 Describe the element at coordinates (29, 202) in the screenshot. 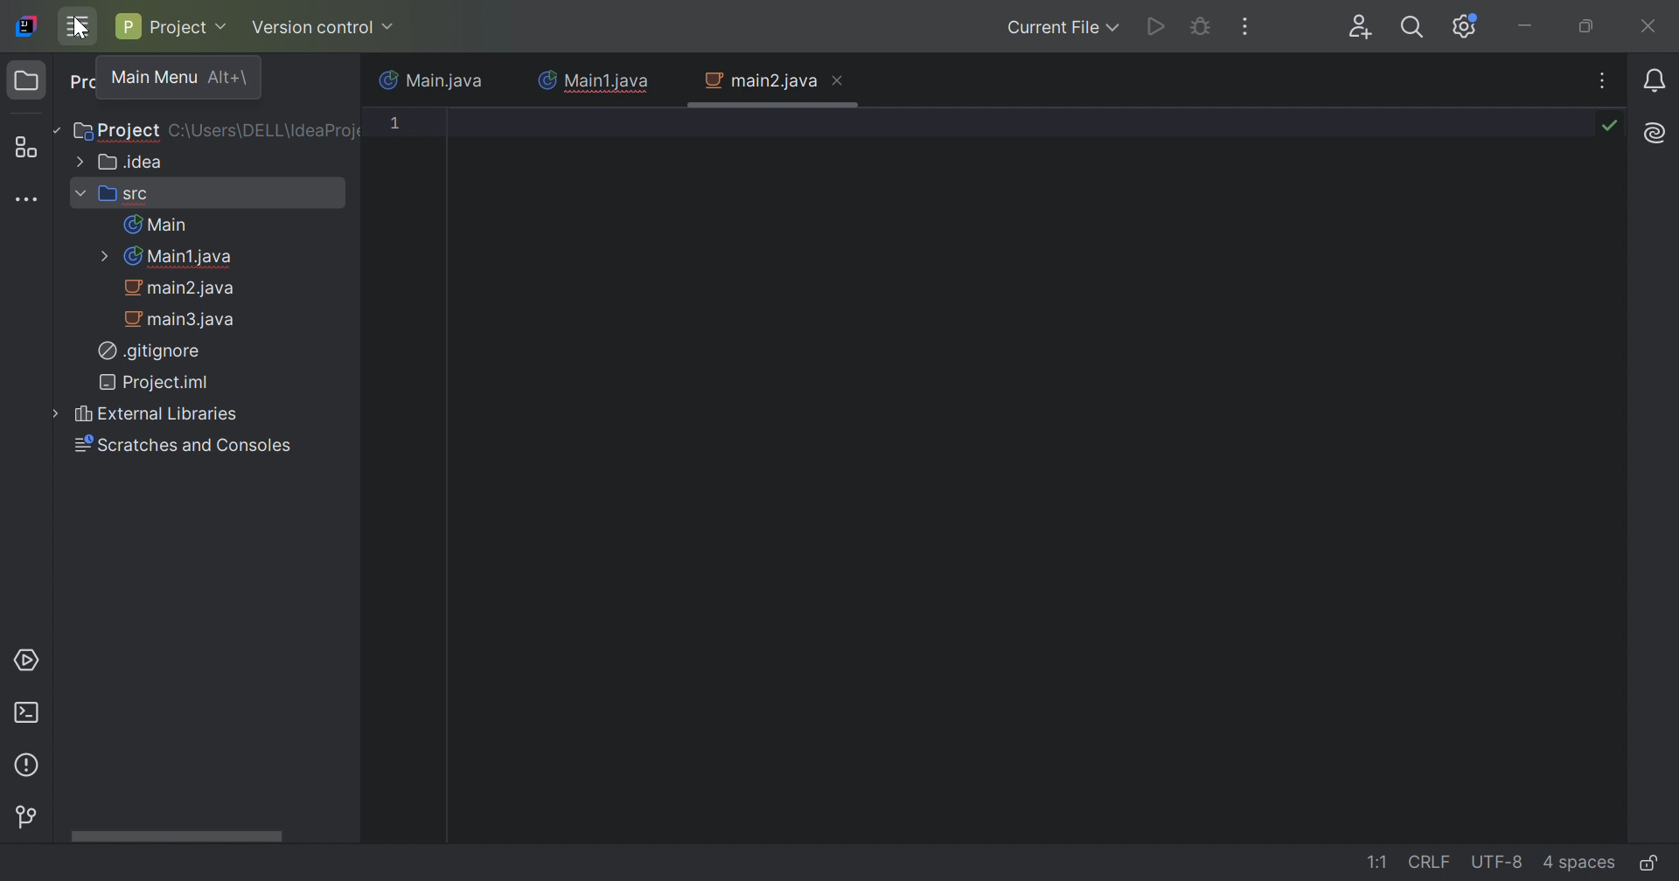

I see `More tool windows` at that location.